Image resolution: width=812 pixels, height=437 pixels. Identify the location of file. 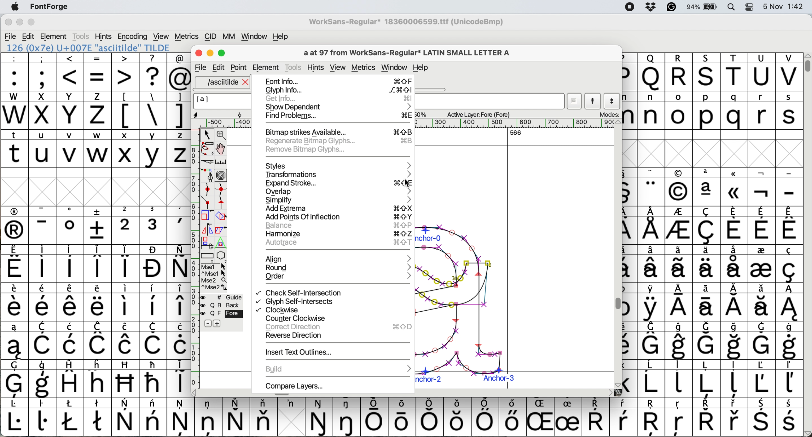
(11, 37).